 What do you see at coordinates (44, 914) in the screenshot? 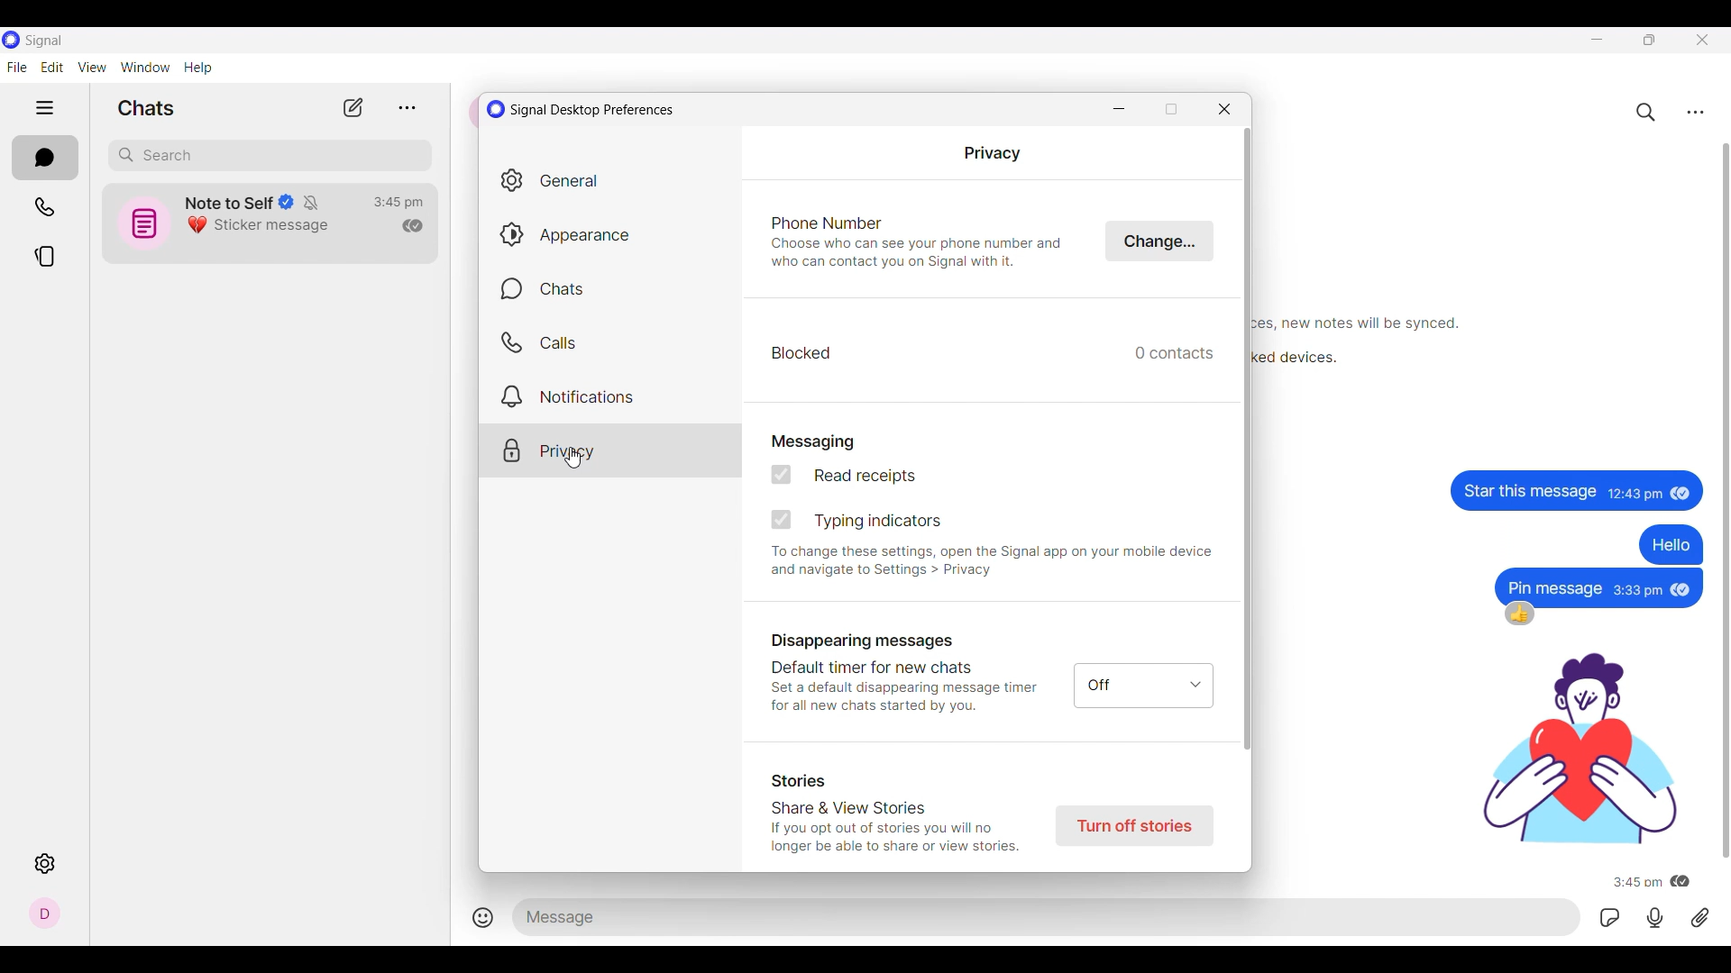
I see `Profile` at bounding box center [44, 914].